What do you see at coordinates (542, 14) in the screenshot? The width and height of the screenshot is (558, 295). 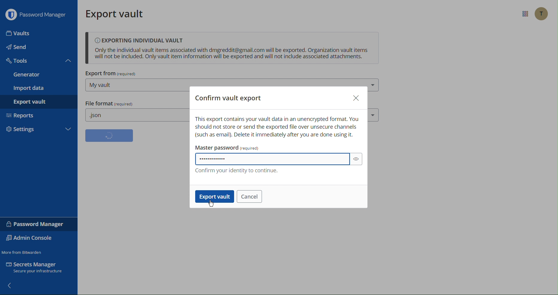 I see `Account` at bounding box center [542, 14].